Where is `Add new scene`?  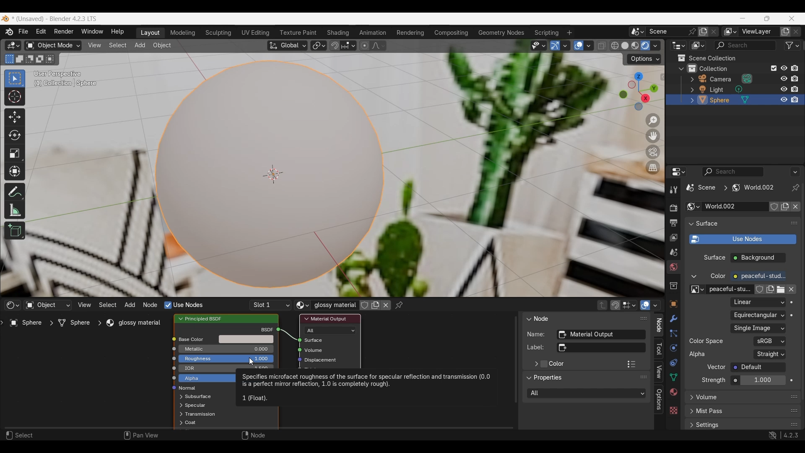
Add new scene is located at coordinates (704, 31).